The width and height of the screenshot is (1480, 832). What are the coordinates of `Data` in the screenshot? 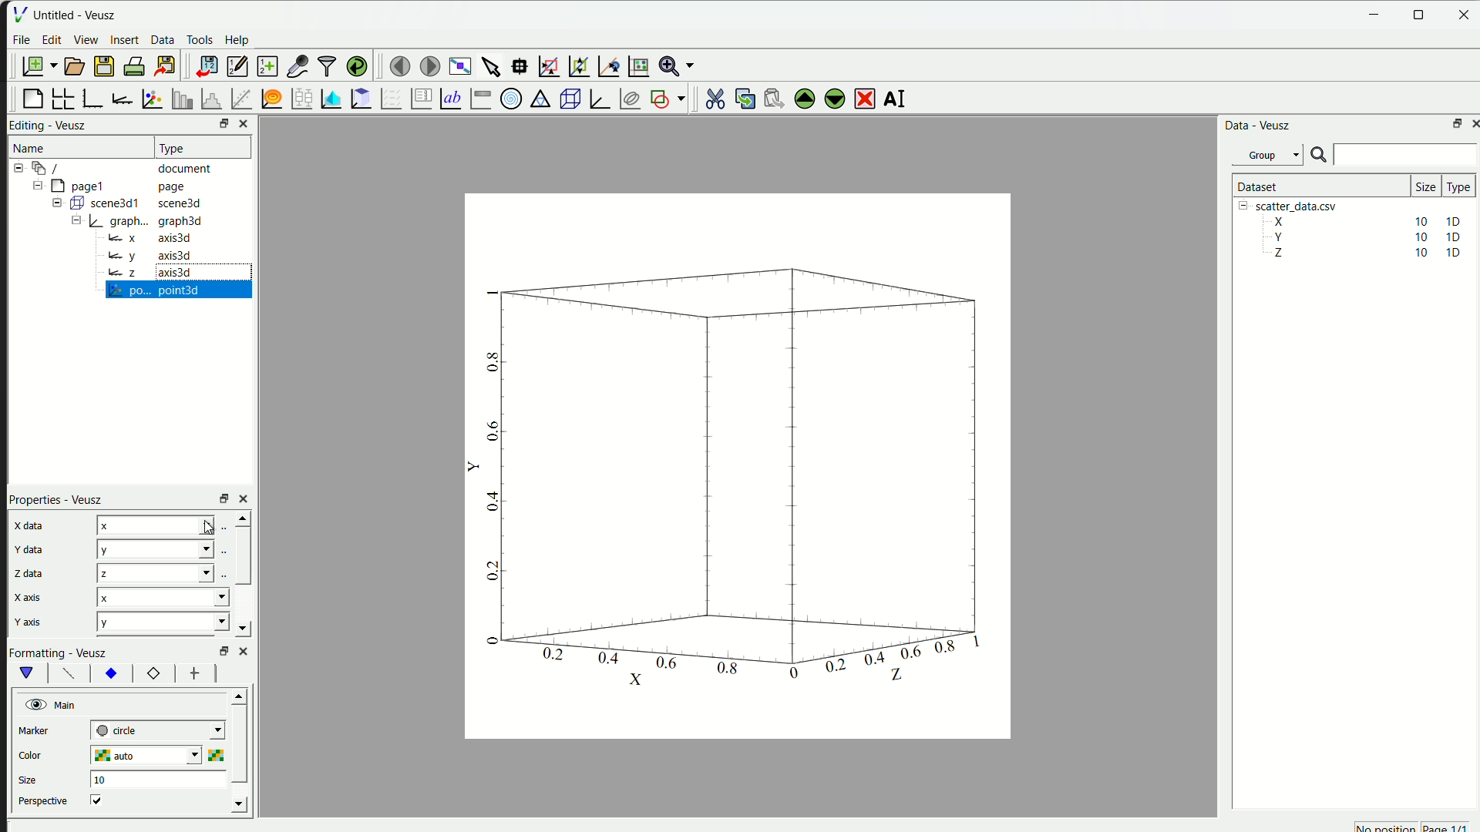 It's located at (161, 41).